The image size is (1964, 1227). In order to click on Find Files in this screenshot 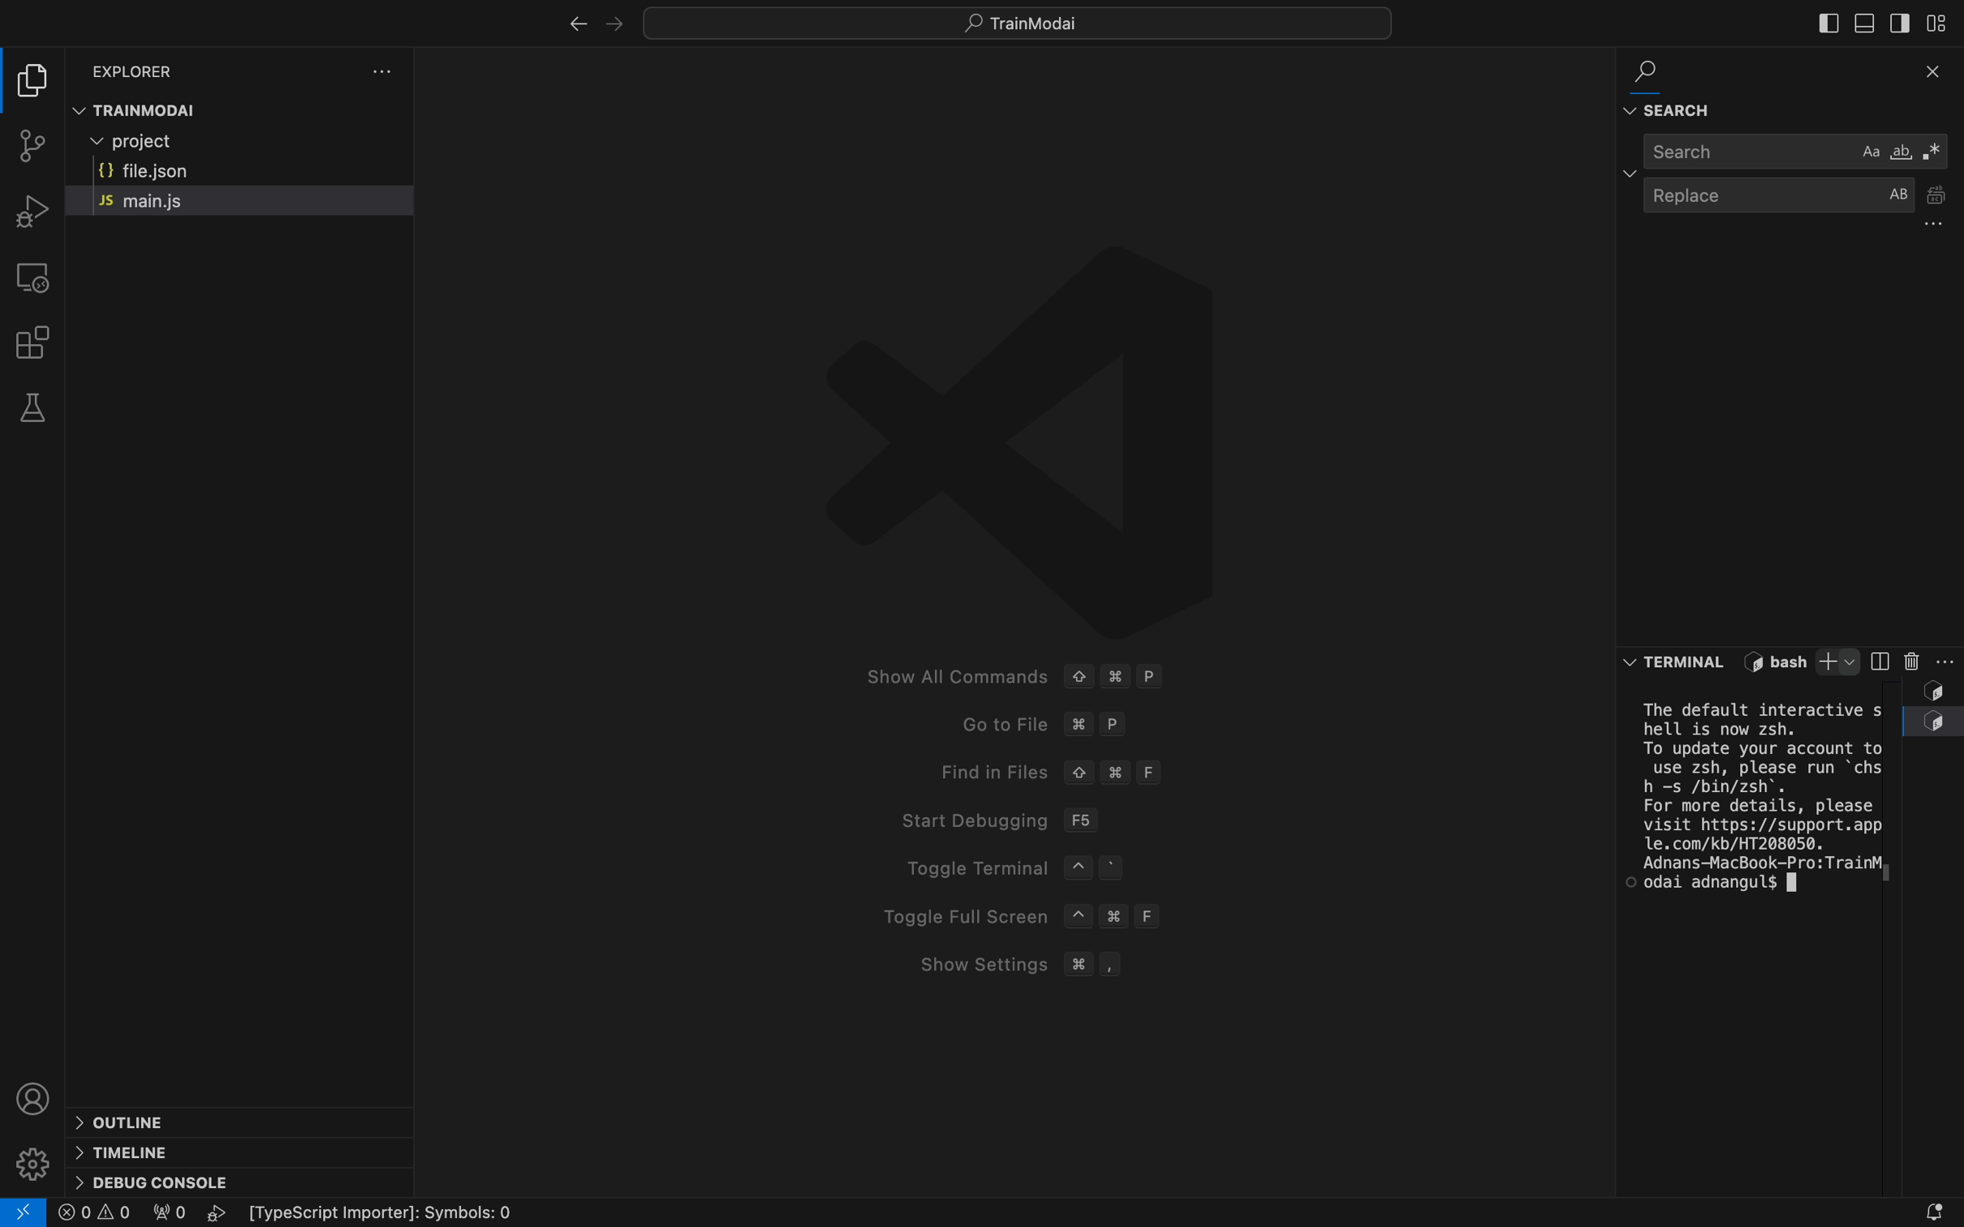, I will do `click(1137, 771)`.